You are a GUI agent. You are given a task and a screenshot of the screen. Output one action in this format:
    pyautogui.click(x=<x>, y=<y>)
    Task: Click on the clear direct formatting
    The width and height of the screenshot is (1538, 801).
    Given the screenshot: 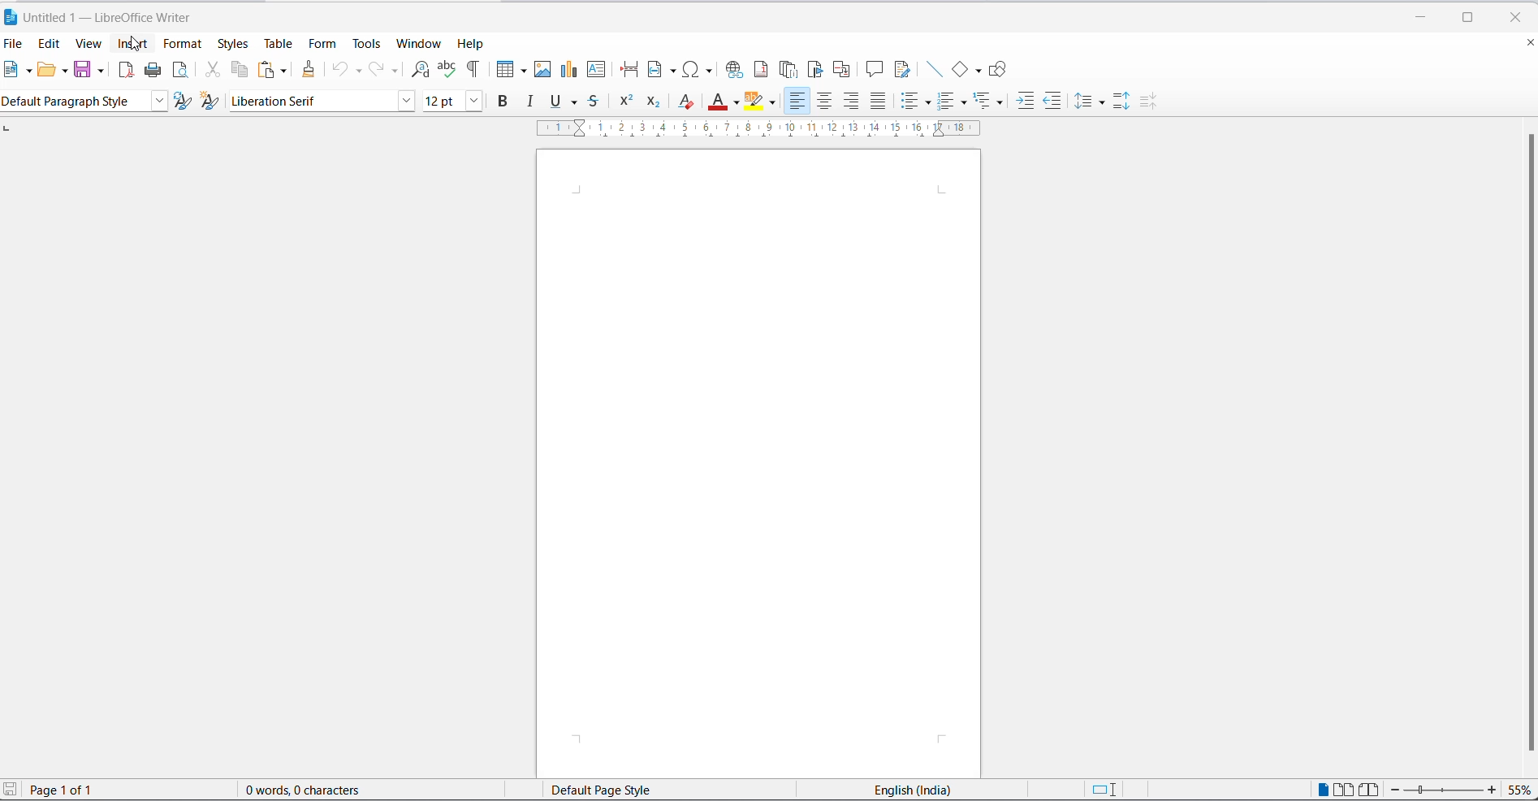 What is the action you would take?
    pyautogui.click(x=687, y=101)
    